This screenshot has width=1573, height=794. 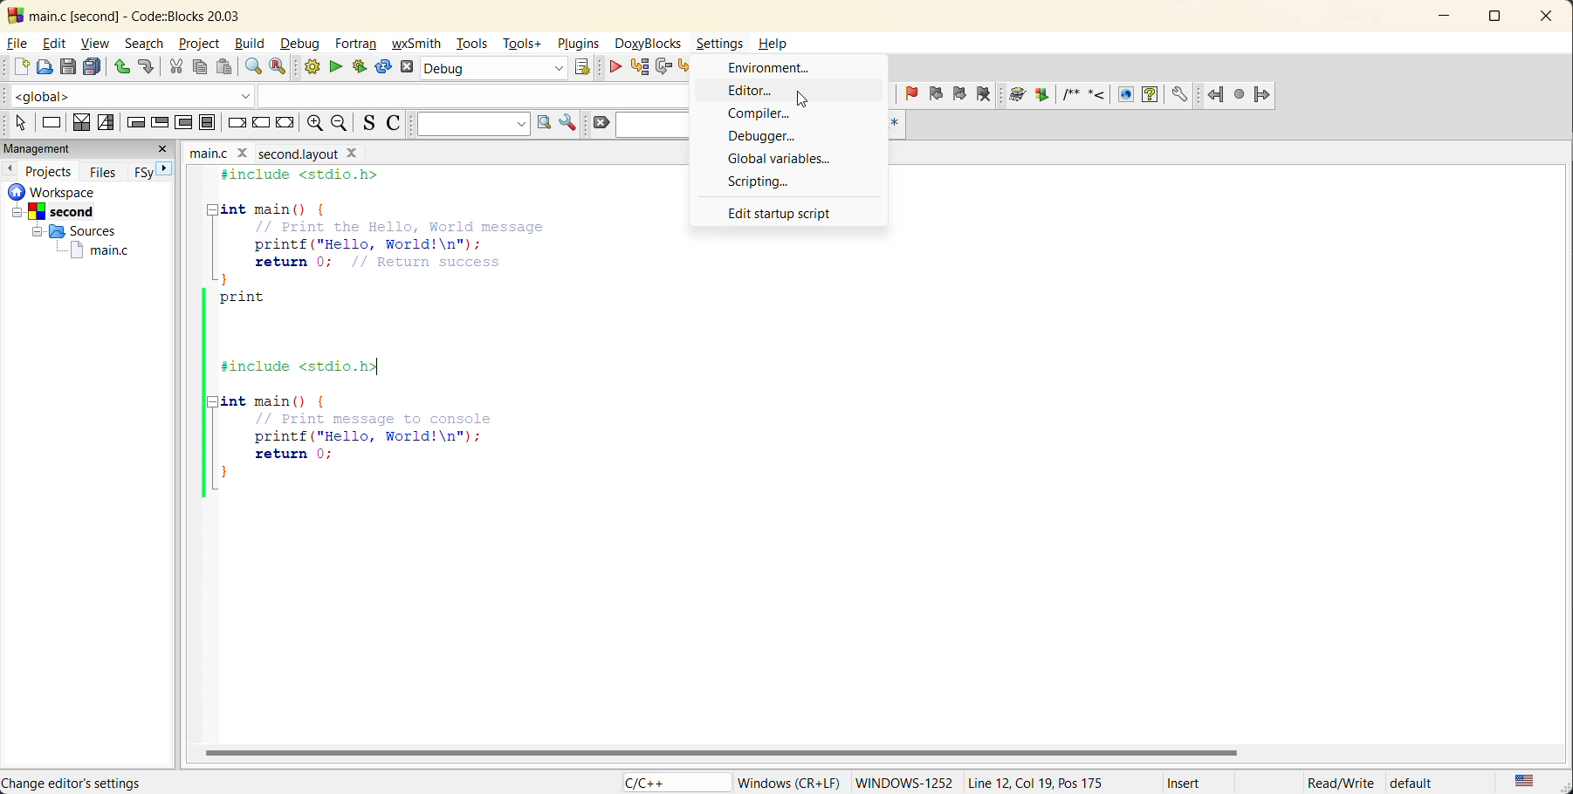 What do you see at coordinates (492, 67) in the screenshot?
I see `build target` at bounding box center [492, 67].